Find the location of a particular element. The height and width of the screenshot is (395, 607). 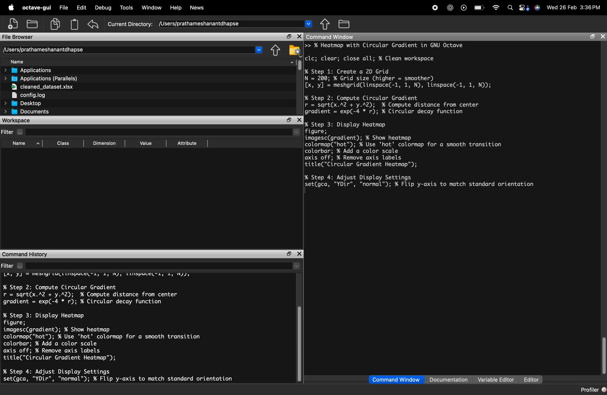

Command Window is located at coordinates (394, 380).